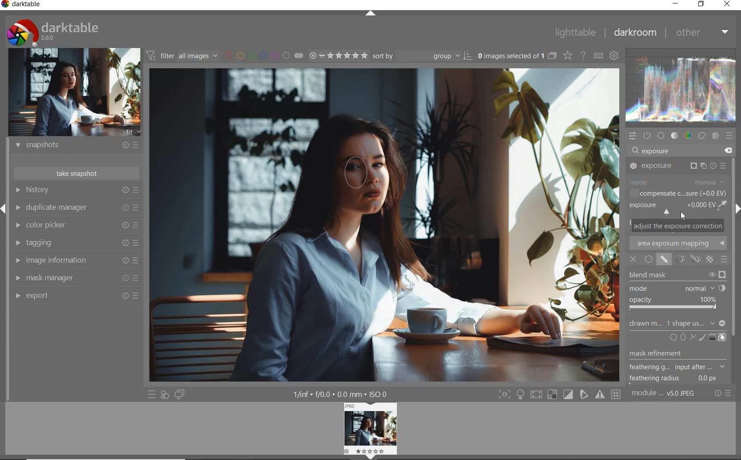 The height and width of the screenshot is (460, 741). What do you see at coordinates (677, 275) in the screenshot?
I see `BLEND MASK` at bounding box center [677, 275].